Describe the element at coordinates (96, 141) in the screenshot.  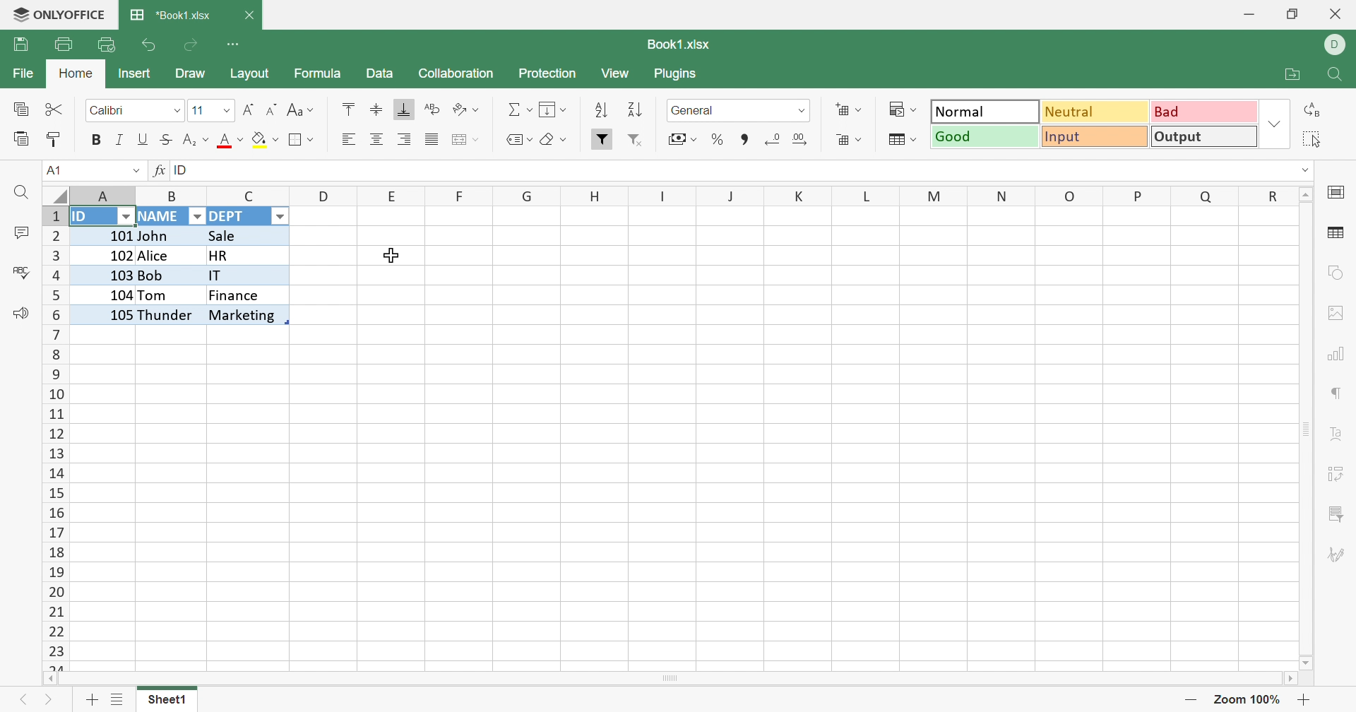
I see `Bold` at that location.